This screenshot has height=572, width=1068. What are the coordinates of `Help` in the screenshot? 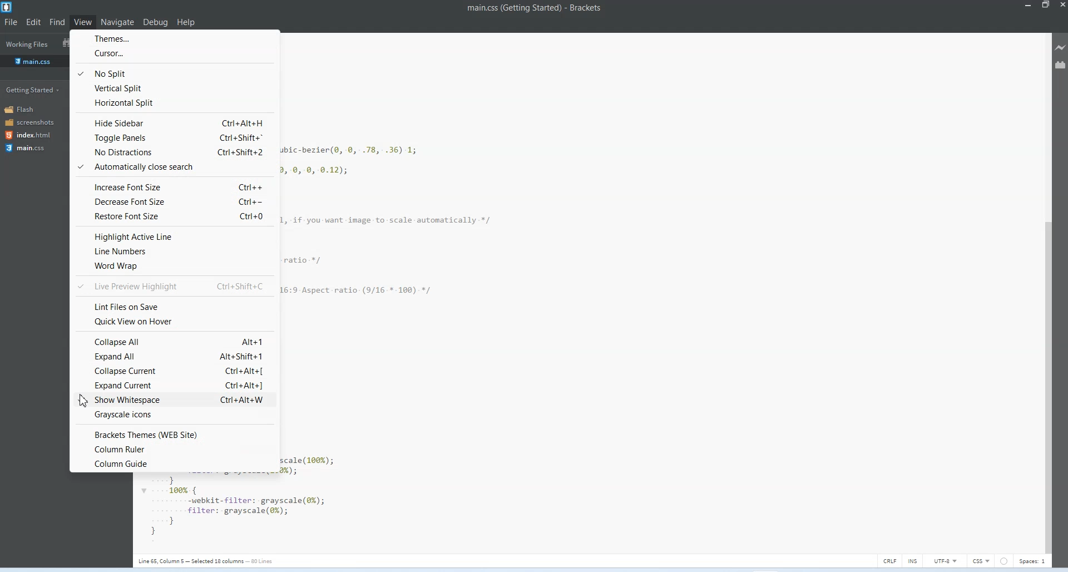 It's located at (186, 22).